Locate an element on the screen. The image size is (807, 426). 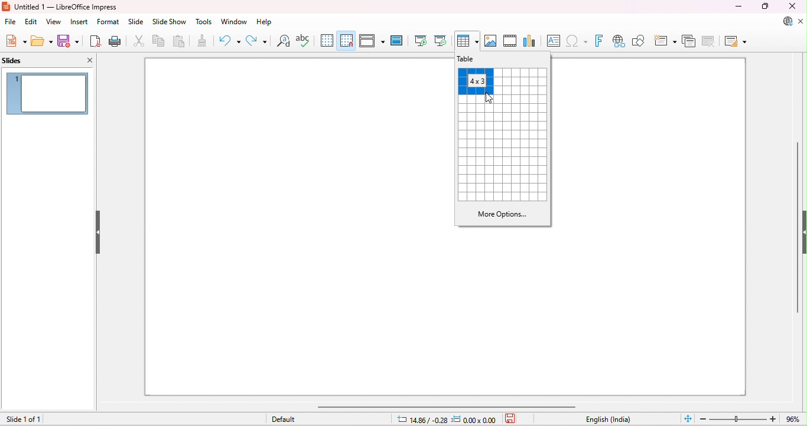
new slide is located at coordinates (666, 40).